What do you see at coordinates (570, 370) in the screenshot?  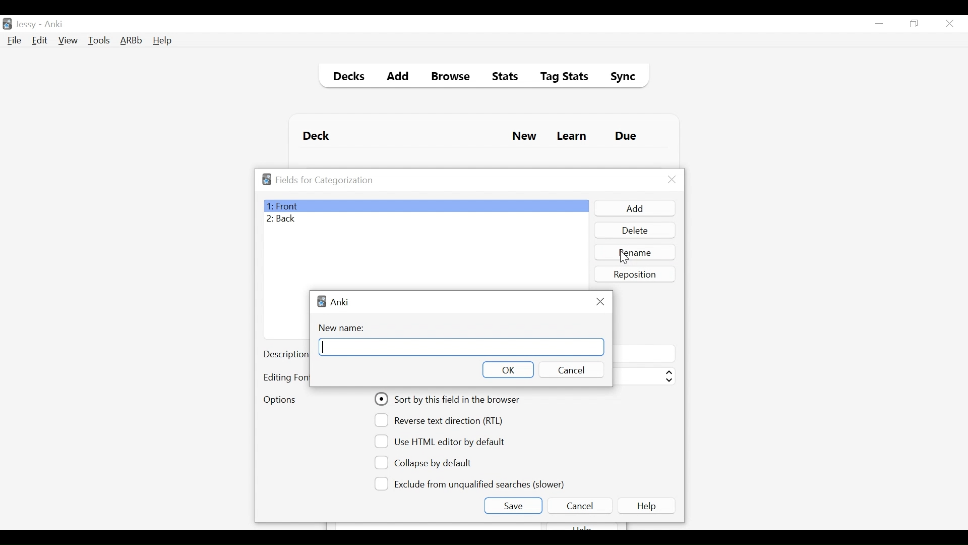 I see `Cancel` at bounding box center [570, 370].